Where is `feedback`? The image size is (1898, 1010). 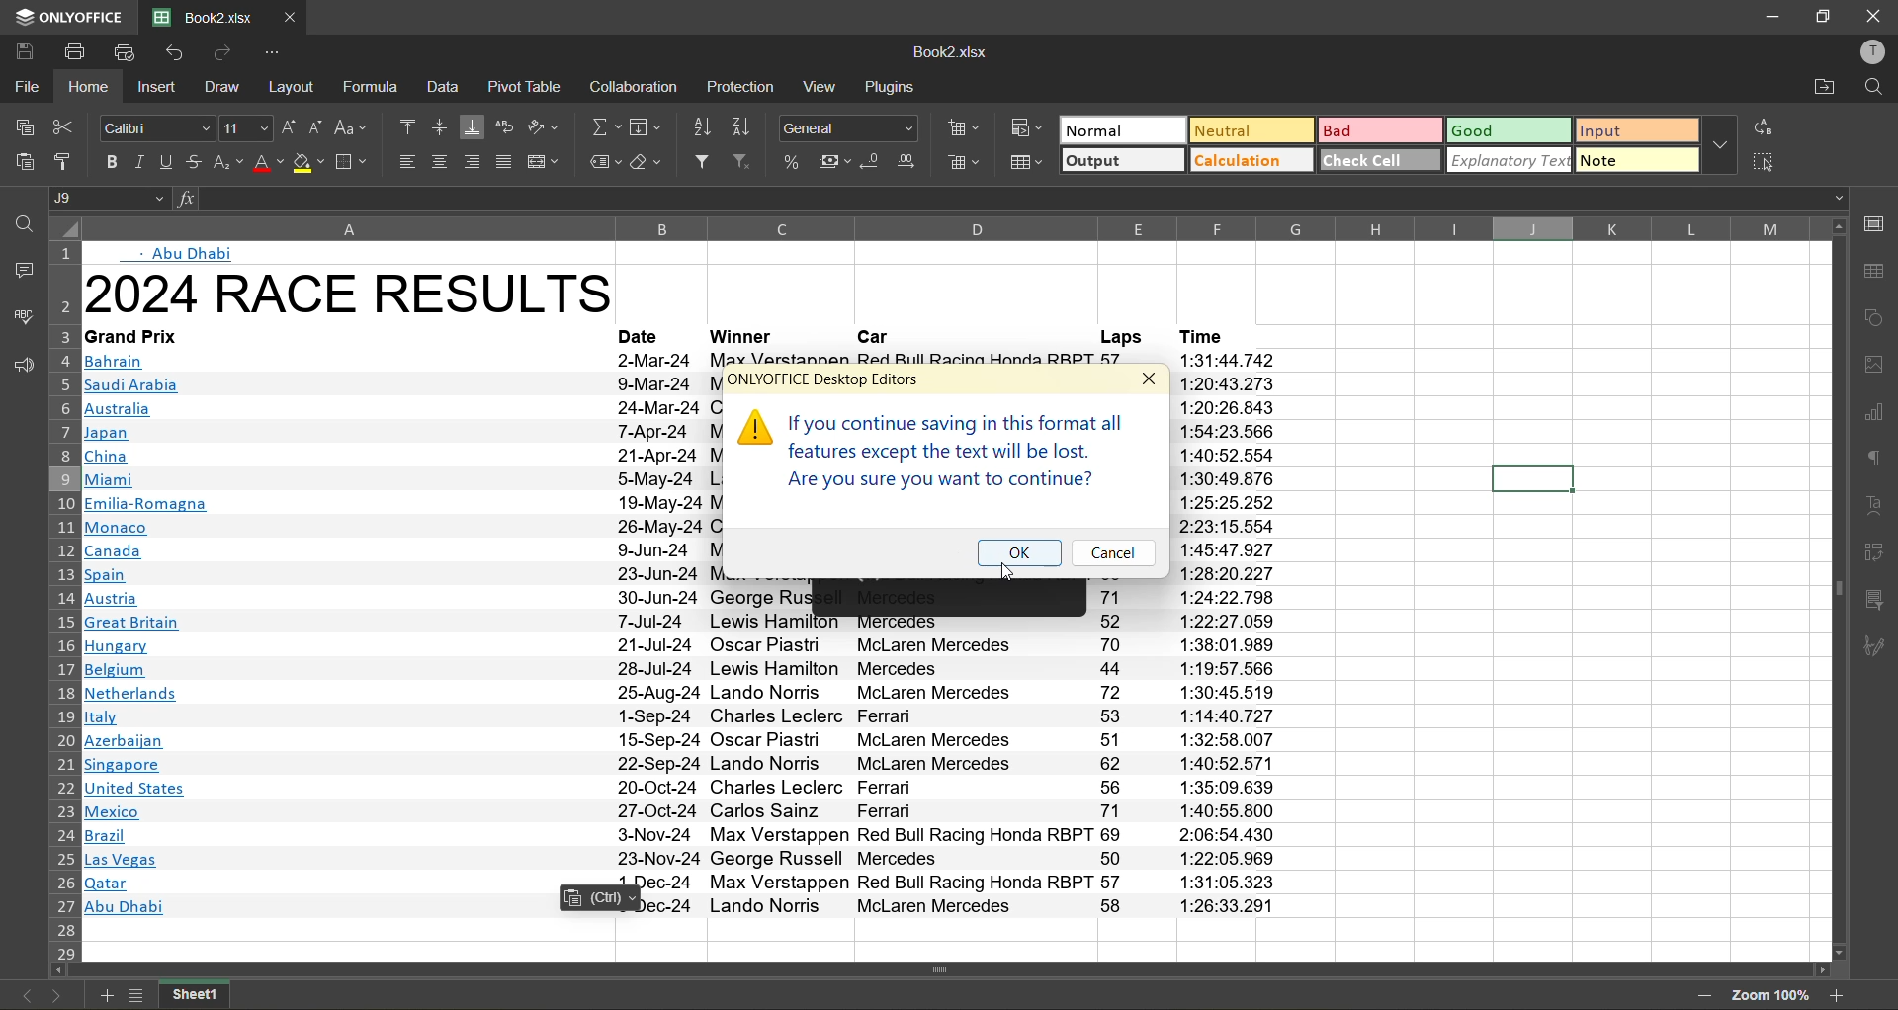
feedback is located at coordinates (25, 365).